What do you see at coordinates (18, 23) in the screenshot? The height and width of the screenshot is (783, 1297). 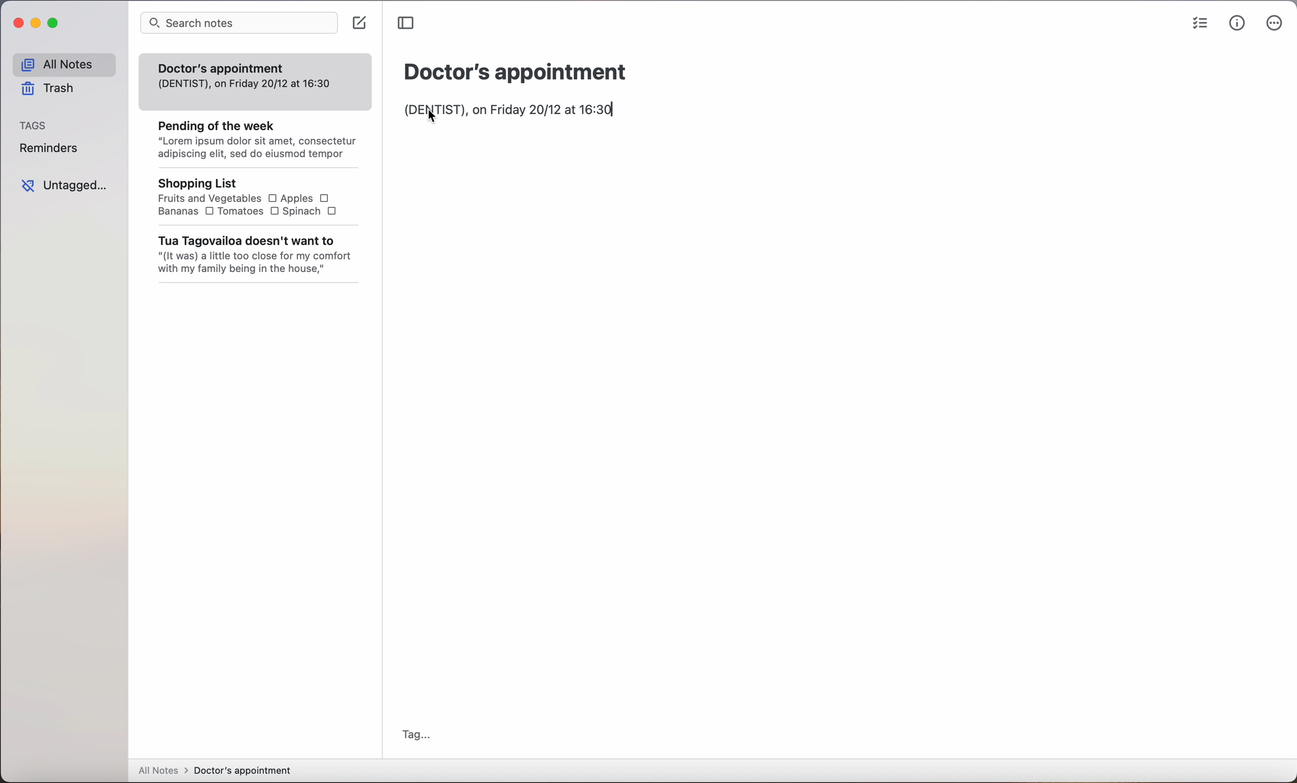 I see `close app` at bounding box center [18, 23].